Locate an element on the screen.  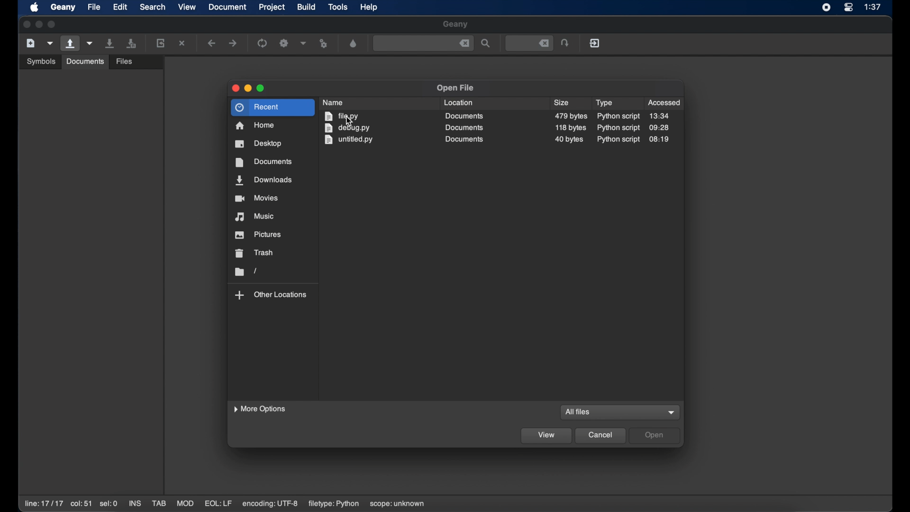
save open files is located at coordinates (133, 43).